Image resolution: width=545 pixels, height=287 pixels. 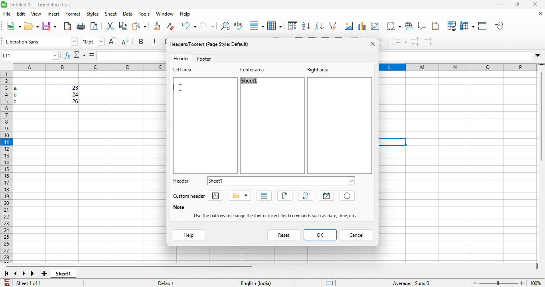 What do you see at coordinates (393, 26) in the screenshot?
I see `special character` at bounding box center [393, 26].